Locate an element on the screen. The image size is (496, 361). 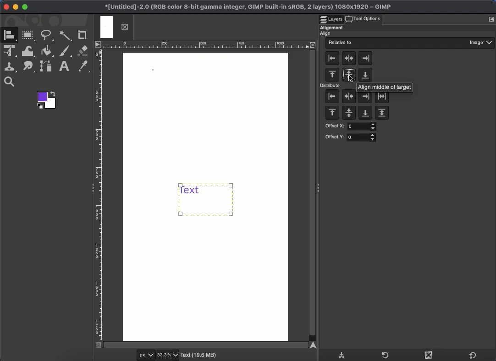
Color picker is located at coordinates (85, 67).